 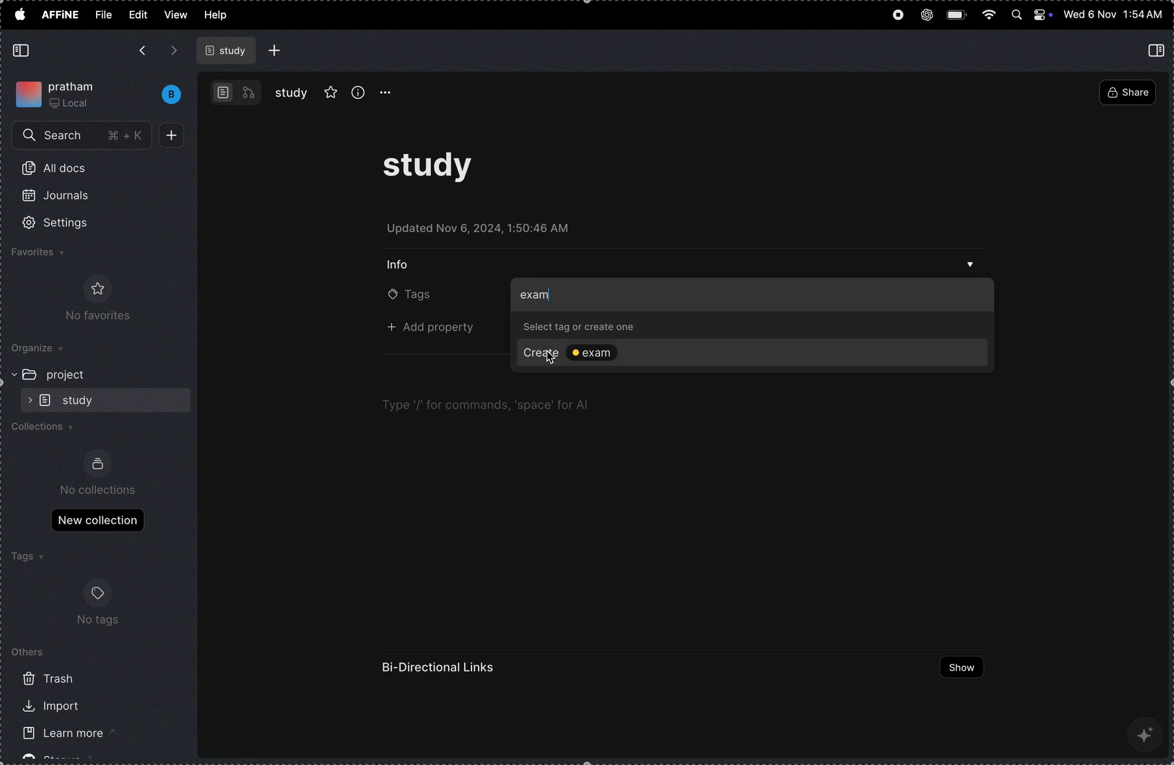 I want to click on import, so click(x=47, y=706).